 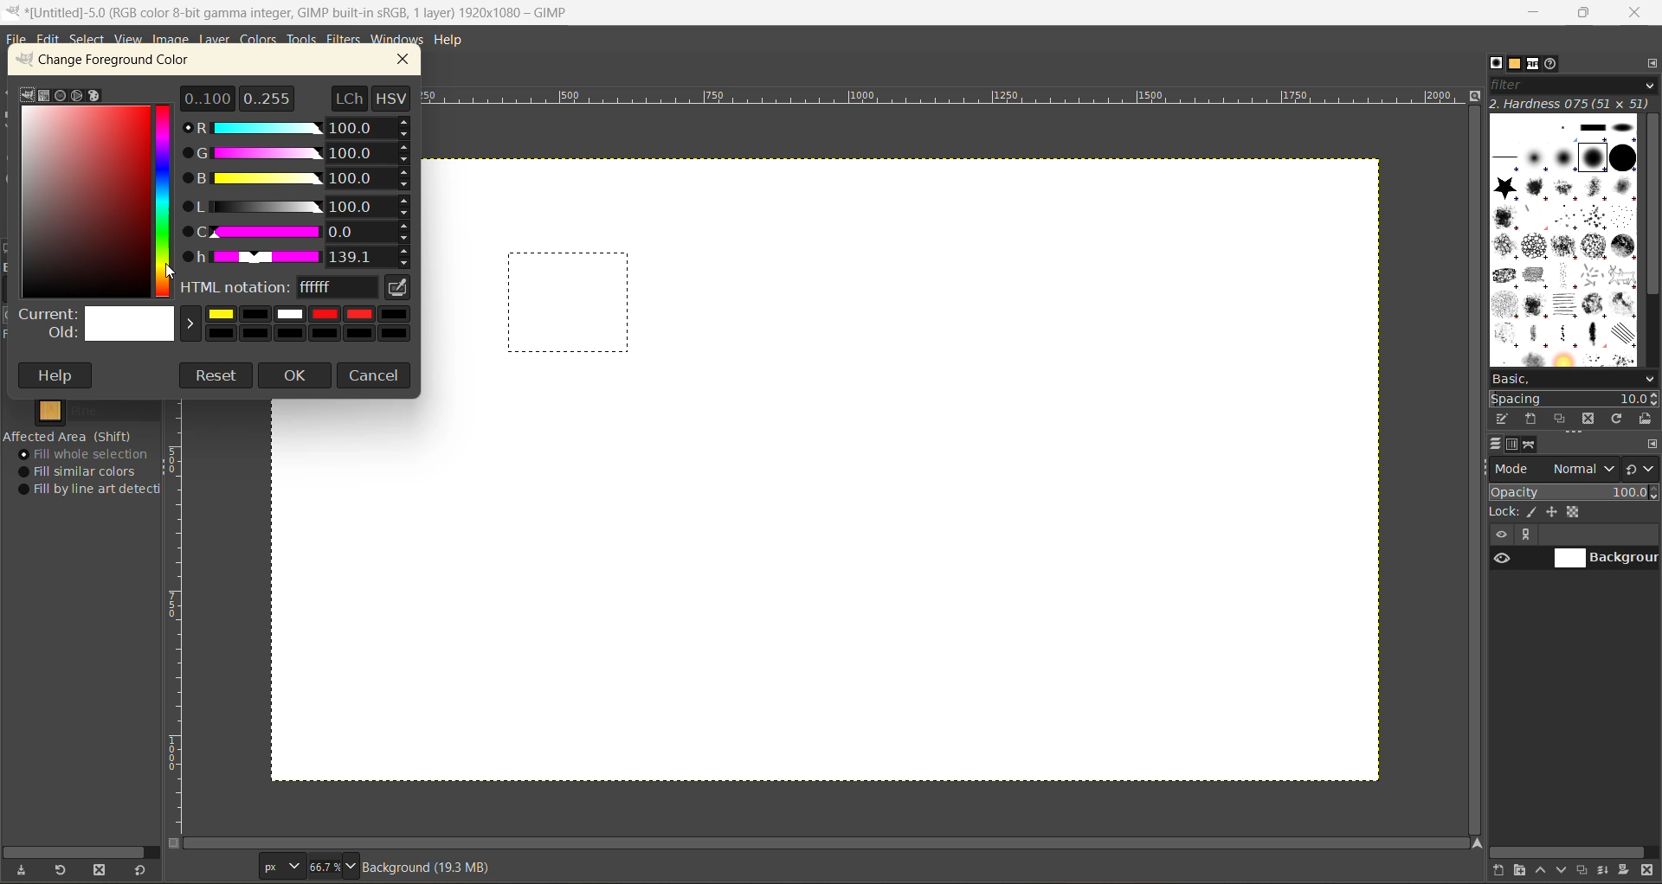 I want to click on filters, so click(x=345, y=40).